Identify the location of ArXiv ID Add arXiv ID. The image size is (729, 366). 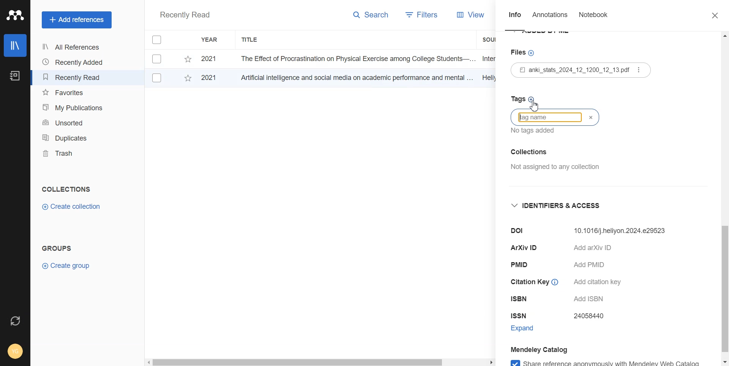
(573, 249).